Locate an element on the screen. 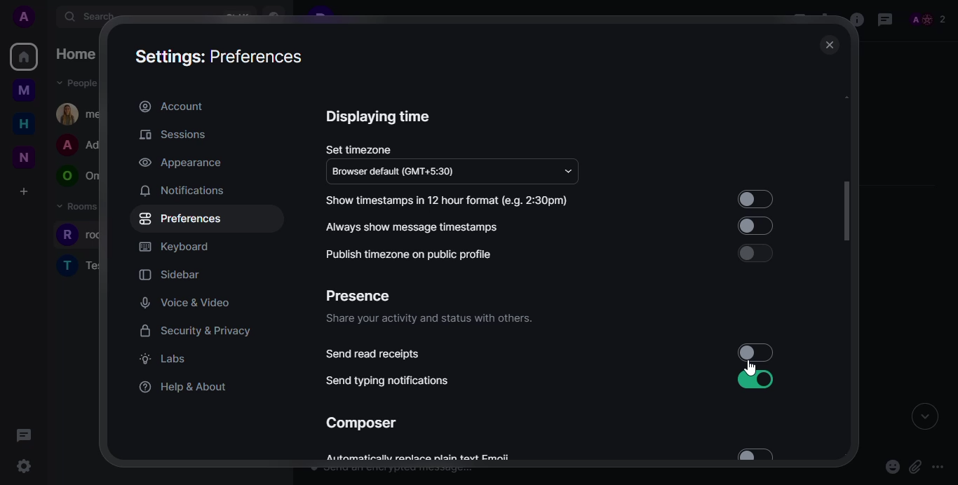 The height and width of the screenshot is (485, 958). rooms dropdown is located at coordinates (82, 207).